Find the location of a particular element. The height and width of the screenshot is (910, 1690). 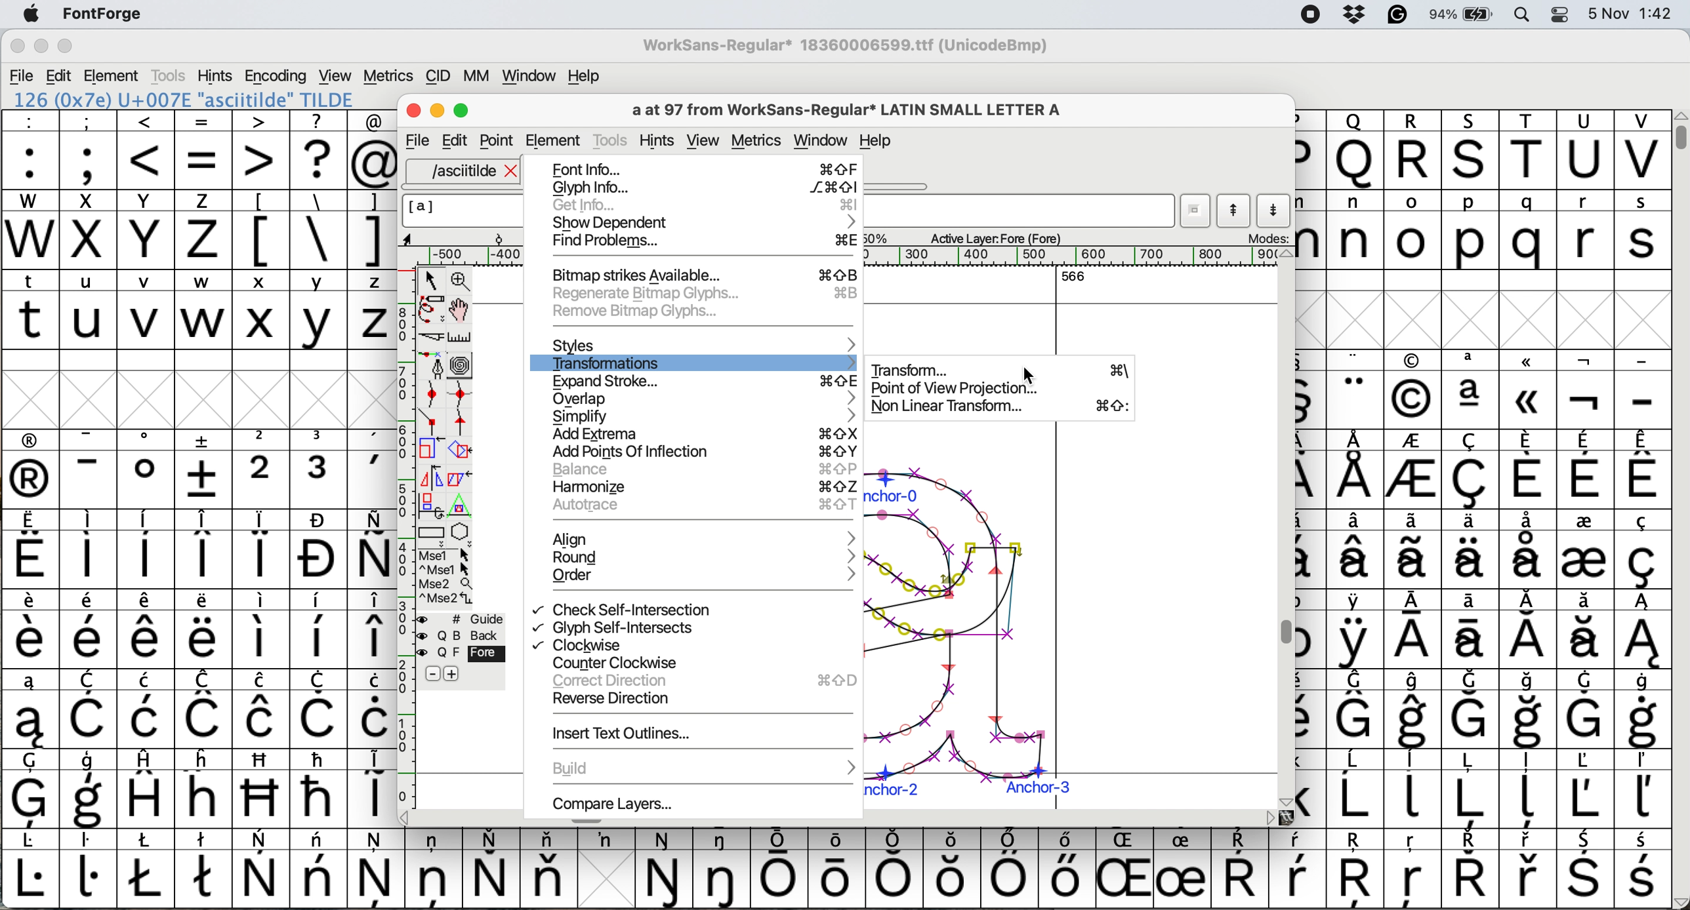

remove is located at coordinates (432, 675).